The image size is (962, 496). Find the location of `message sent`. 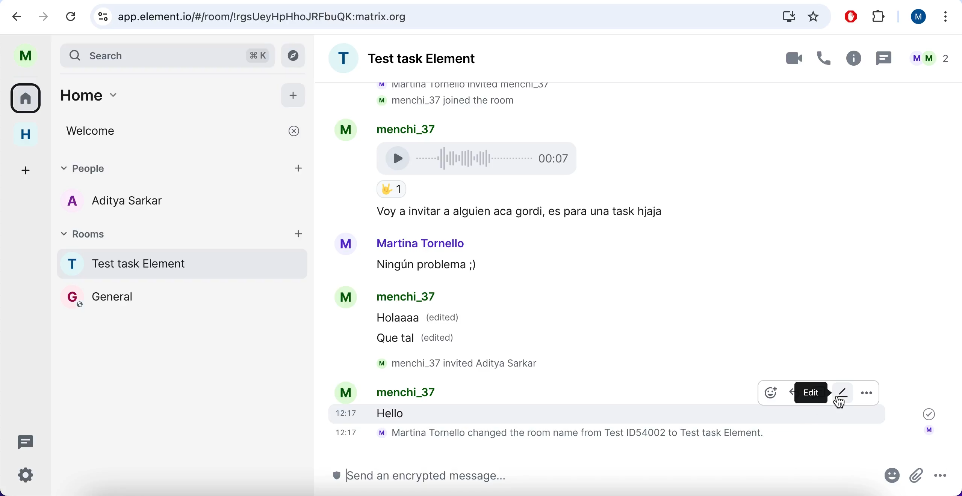

message sent is located at coordinates (926, 412).